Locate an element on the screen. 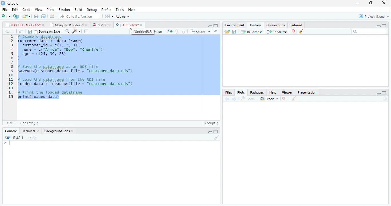 The image size is (391, 206). Files is located at coordinates (228, 92).